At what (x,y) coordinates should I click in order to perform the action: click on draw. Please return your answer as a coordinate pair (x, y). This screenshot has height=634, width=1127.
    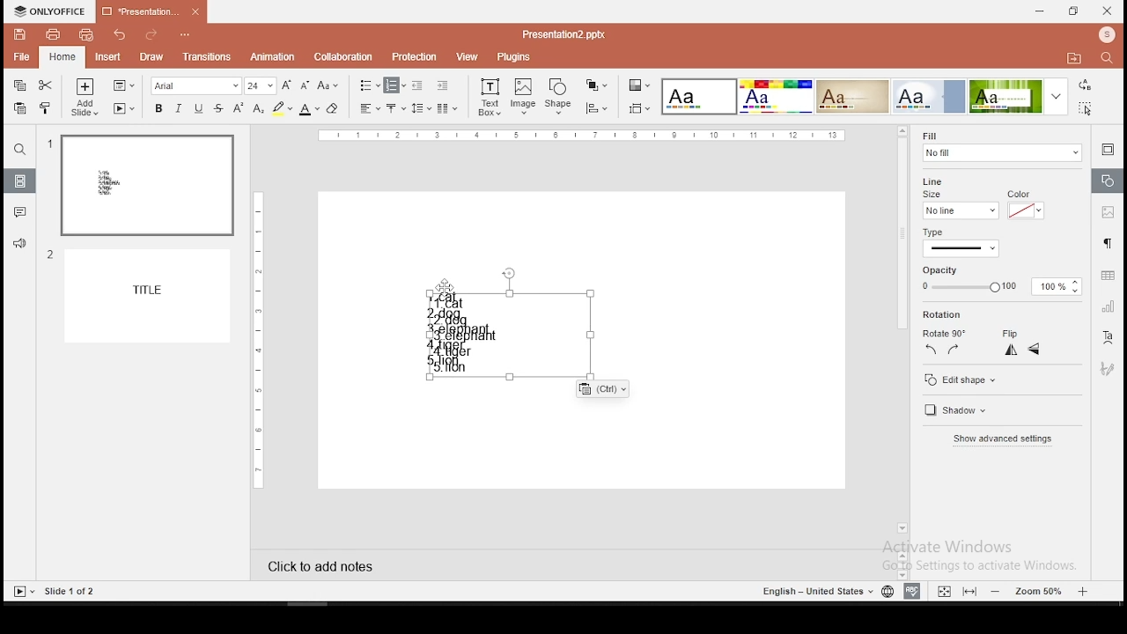
    Looking at the image, I should click on (151, 58).